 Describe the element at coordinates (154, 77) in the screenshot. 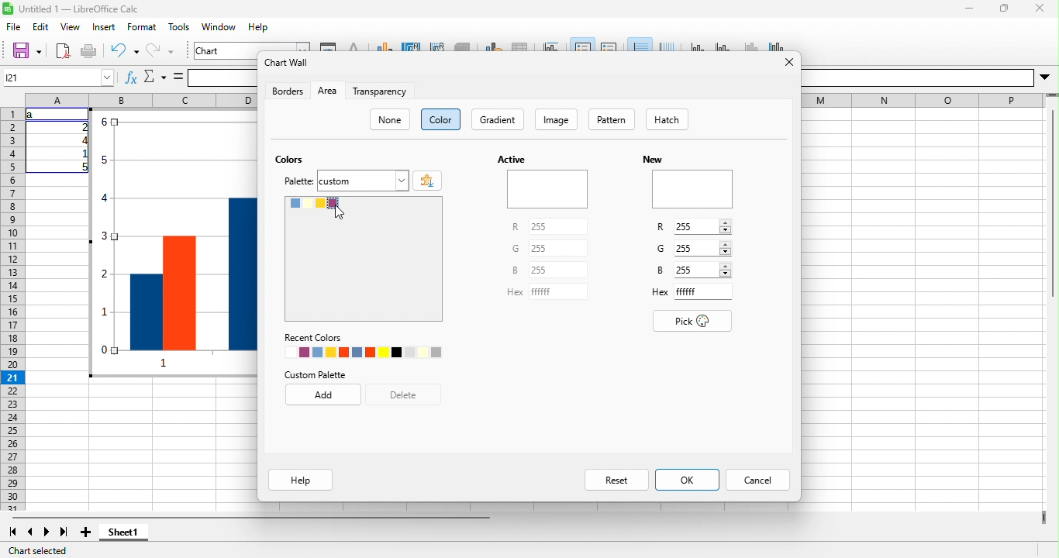

I see `select function` at that location.